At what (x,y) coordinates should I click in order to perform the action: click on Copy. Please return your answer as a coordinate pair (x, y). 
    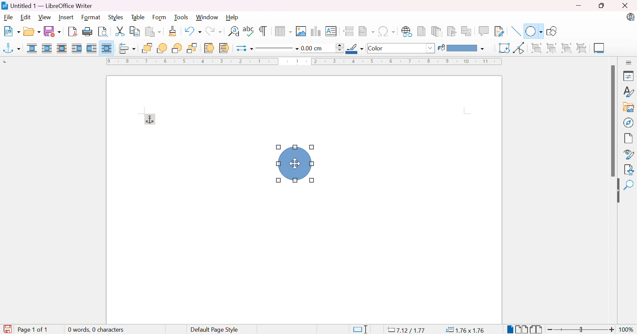
    Looking at the image, I should click on (135, 32).